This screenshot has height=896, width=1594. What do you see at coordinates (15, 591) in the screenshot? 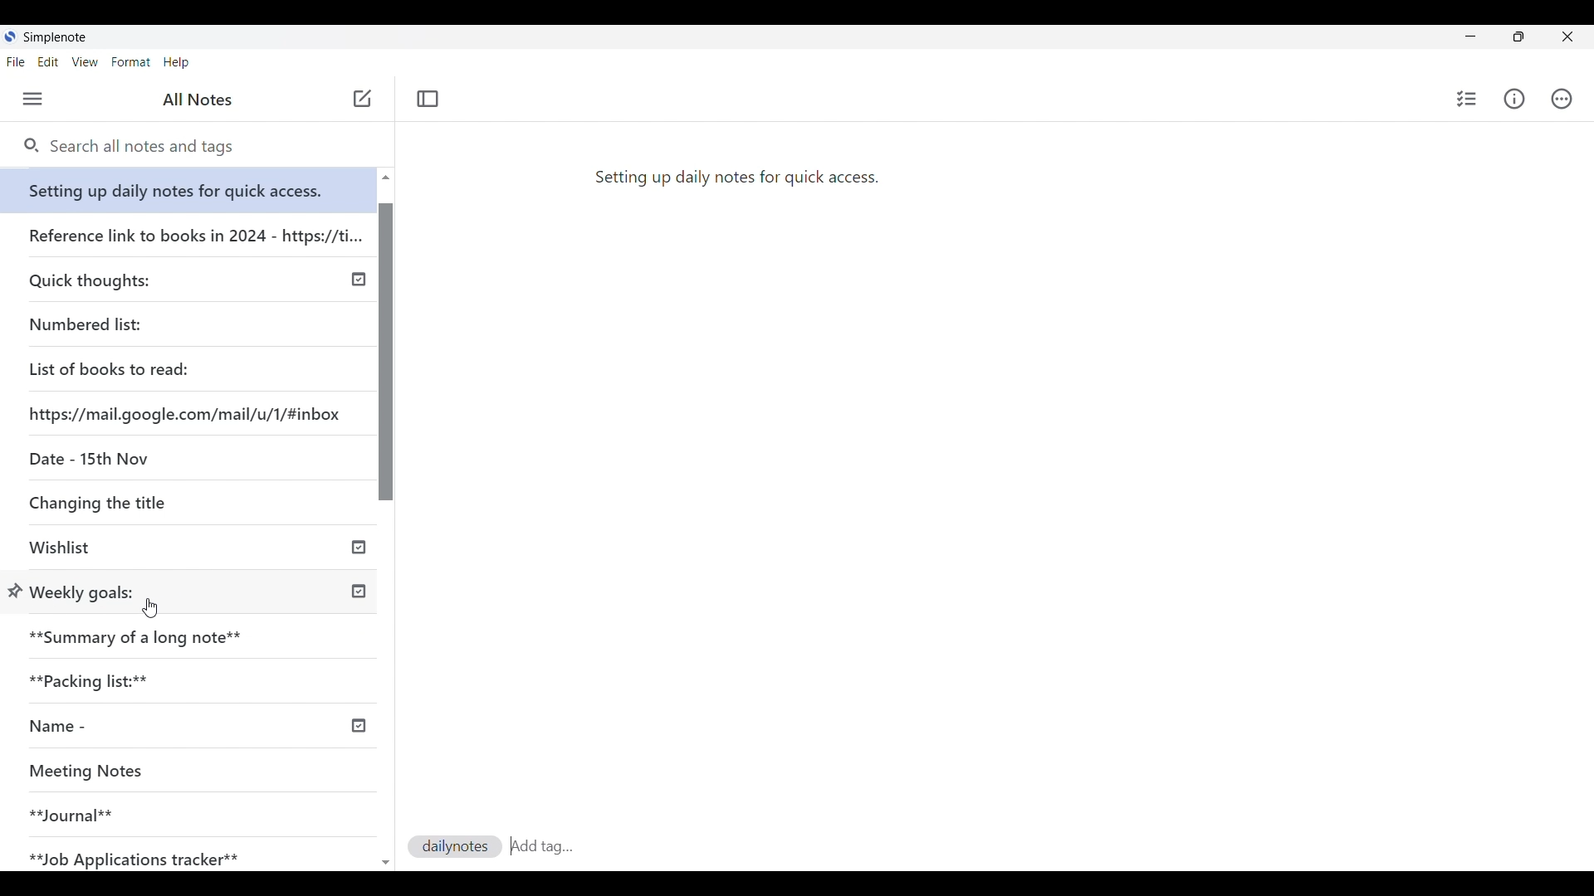
I see `Pin option for selected note` at bounding box center [15, 591].